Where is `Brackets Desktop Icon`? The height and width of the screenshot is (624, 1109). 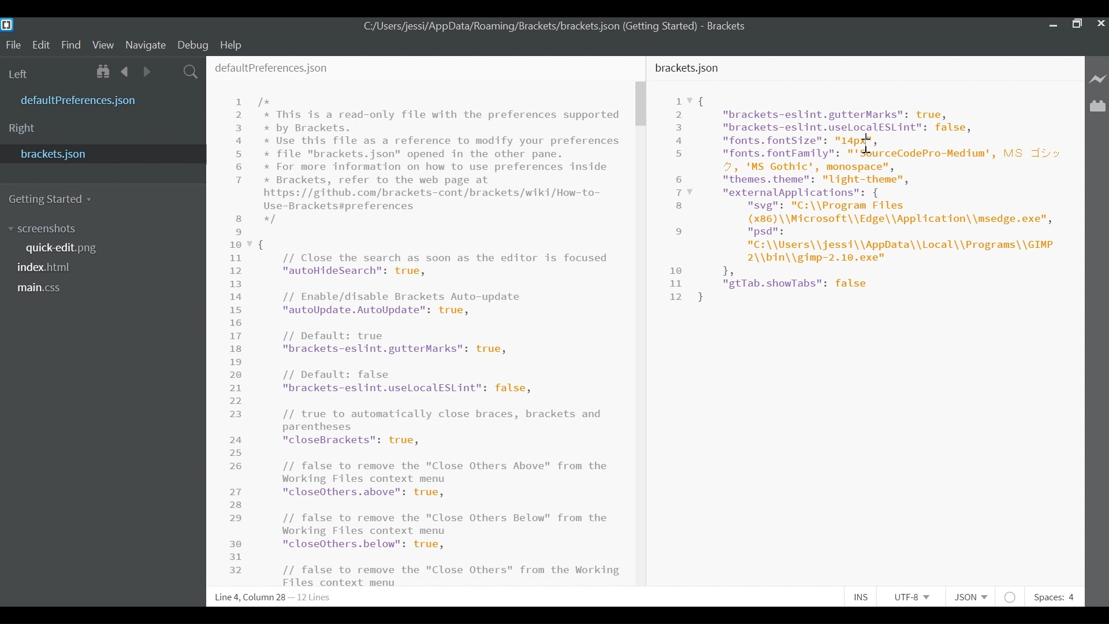 Brackets Desktop Icon is located at coordinates (8, 24).